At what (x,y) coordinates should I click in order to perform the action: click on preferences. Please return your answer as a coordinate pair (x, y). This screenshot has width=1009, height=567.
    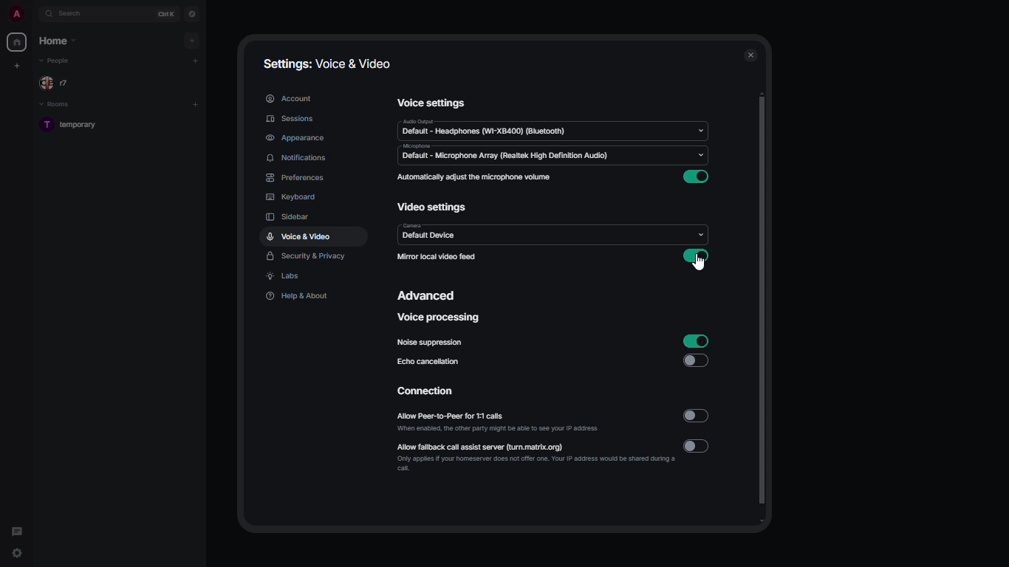
    Looking at the image, I should click on (298, 178).